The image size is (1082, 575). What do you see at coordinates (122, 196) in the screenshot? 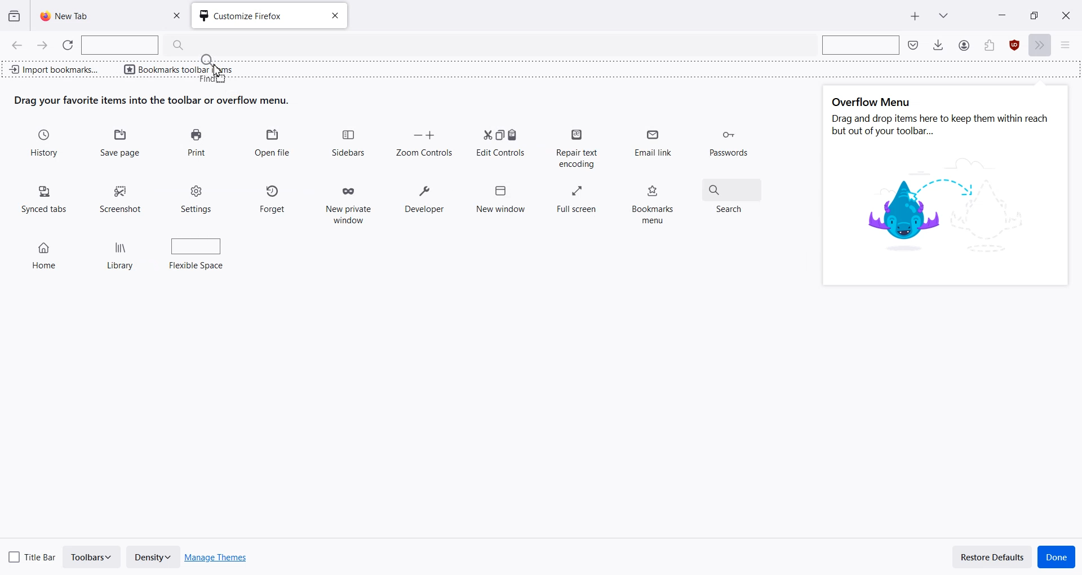
I see `Screenshot` at bounding box center [122, 196].